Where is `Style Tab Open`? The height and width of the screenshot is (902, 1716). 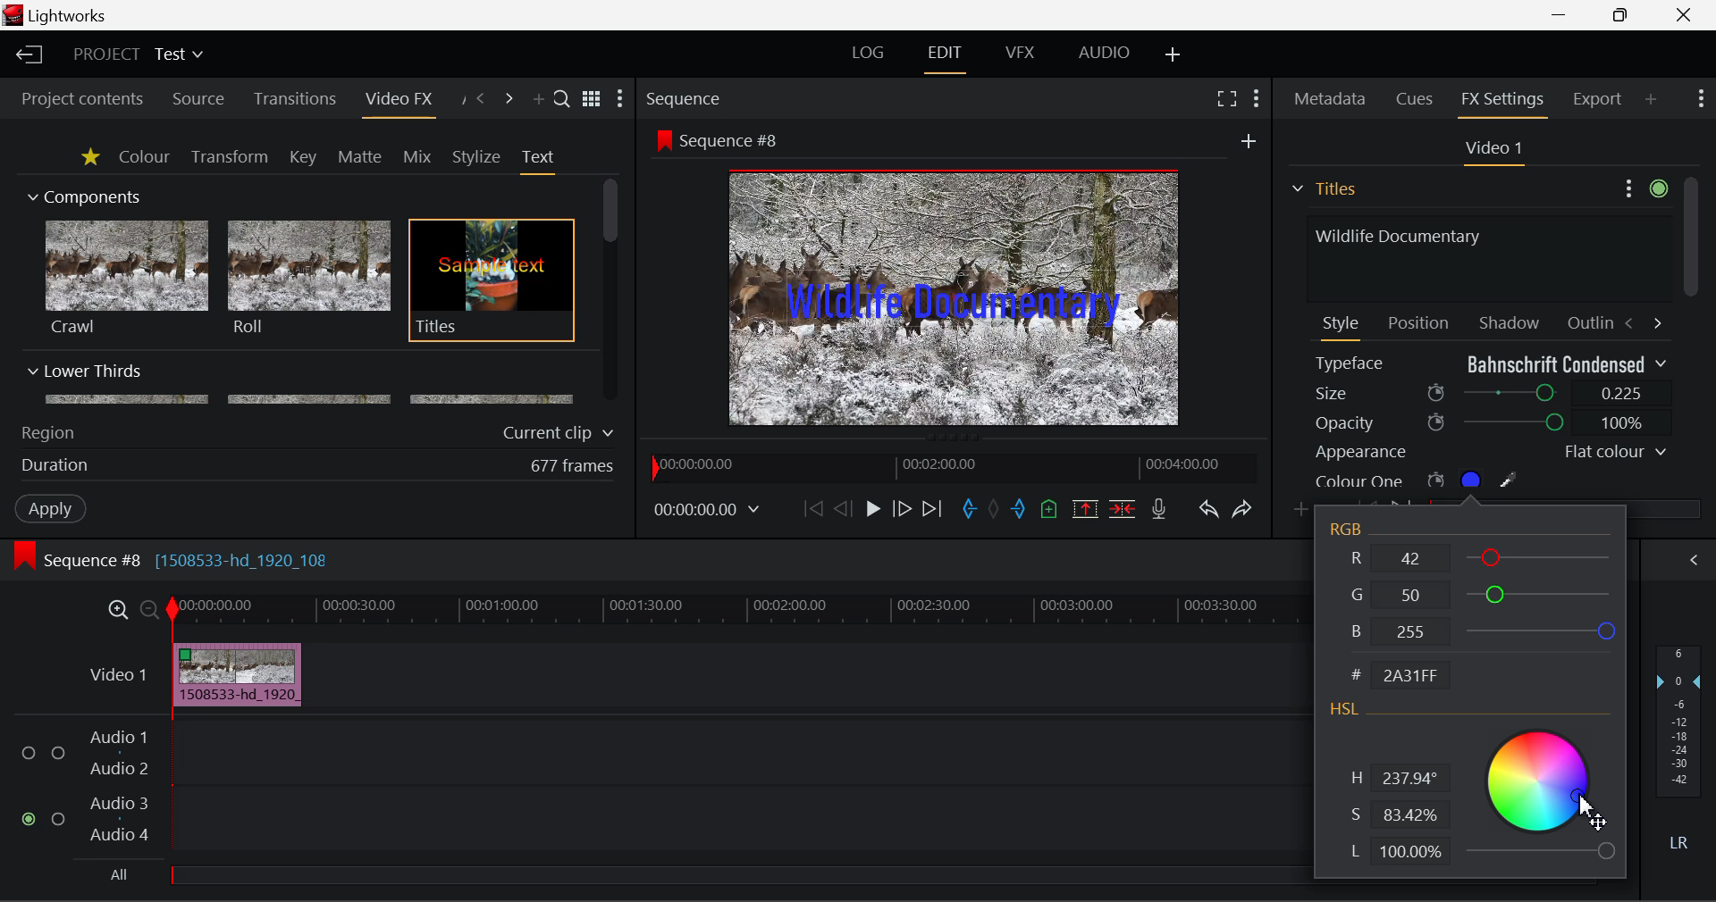 Style Tab Open is located at coordinates (1342, 327).